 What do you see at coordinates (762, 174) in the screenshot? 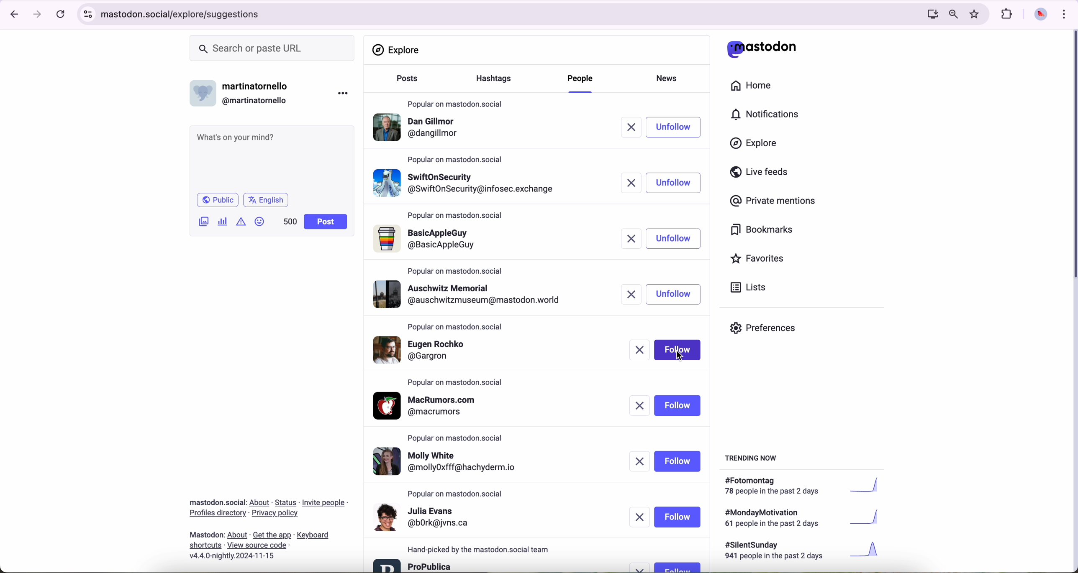
I see `live feeds` at bounding box center [762, 174].